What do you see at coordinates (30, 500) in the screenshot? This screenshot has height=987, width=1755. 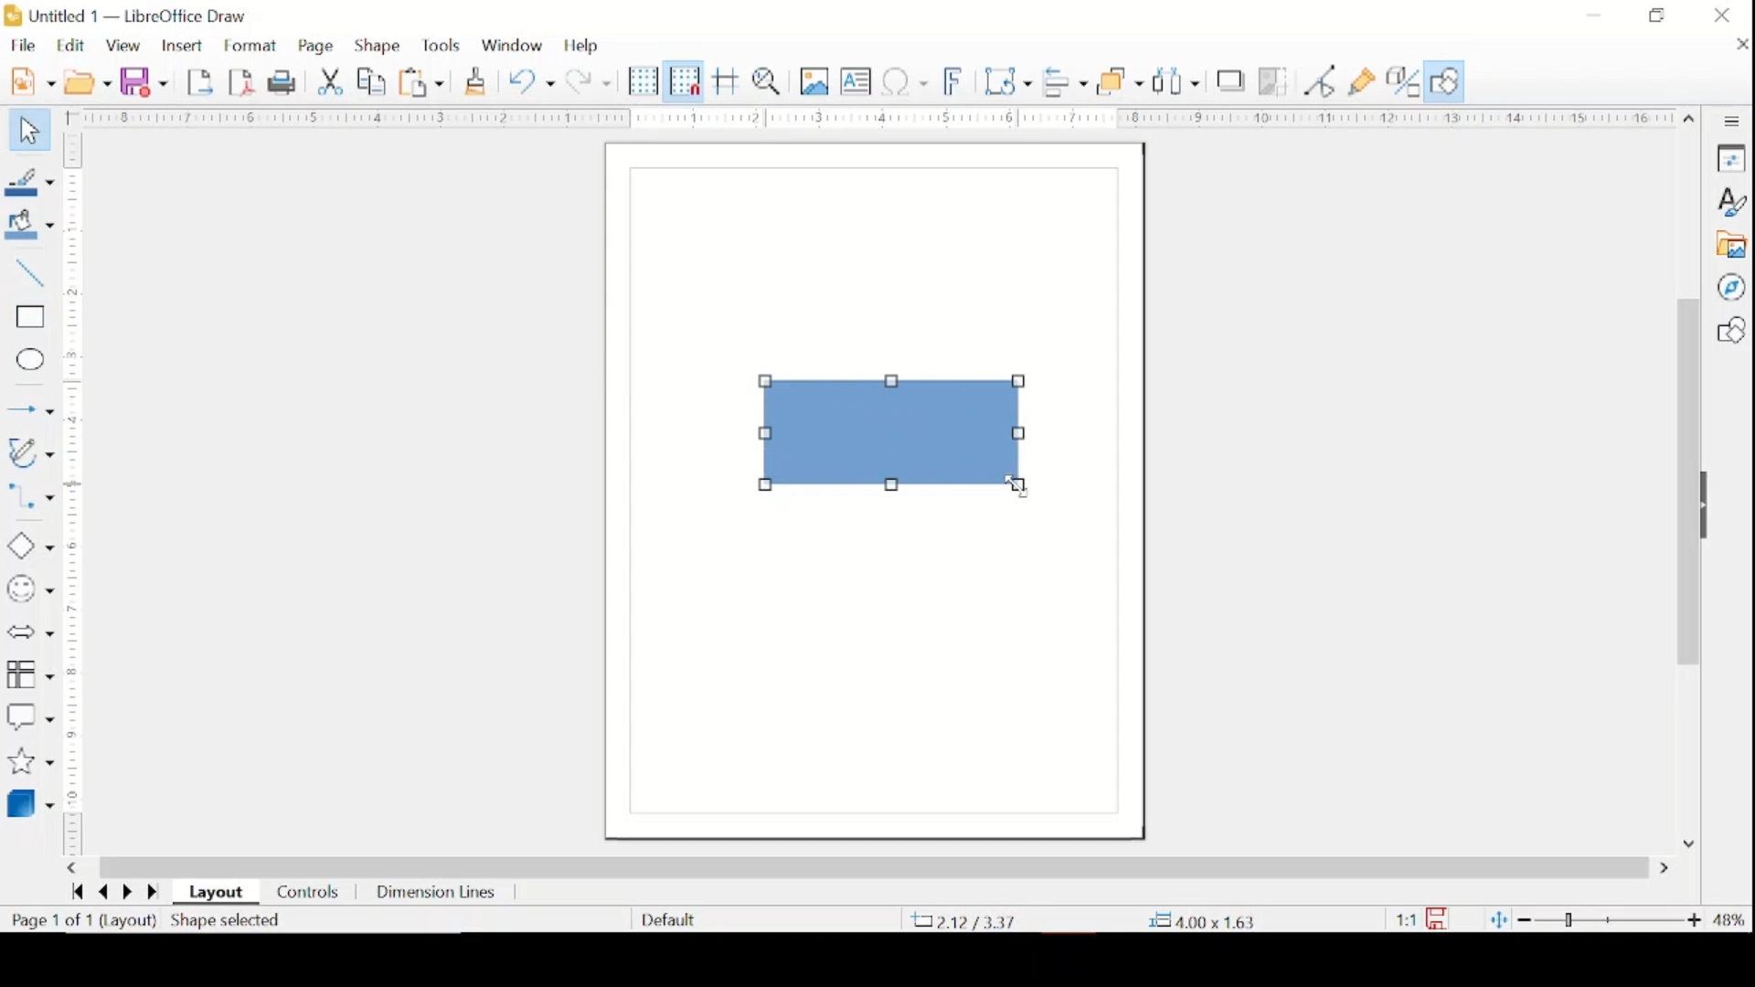 I see `connectors` at bounding box center [30, 500].